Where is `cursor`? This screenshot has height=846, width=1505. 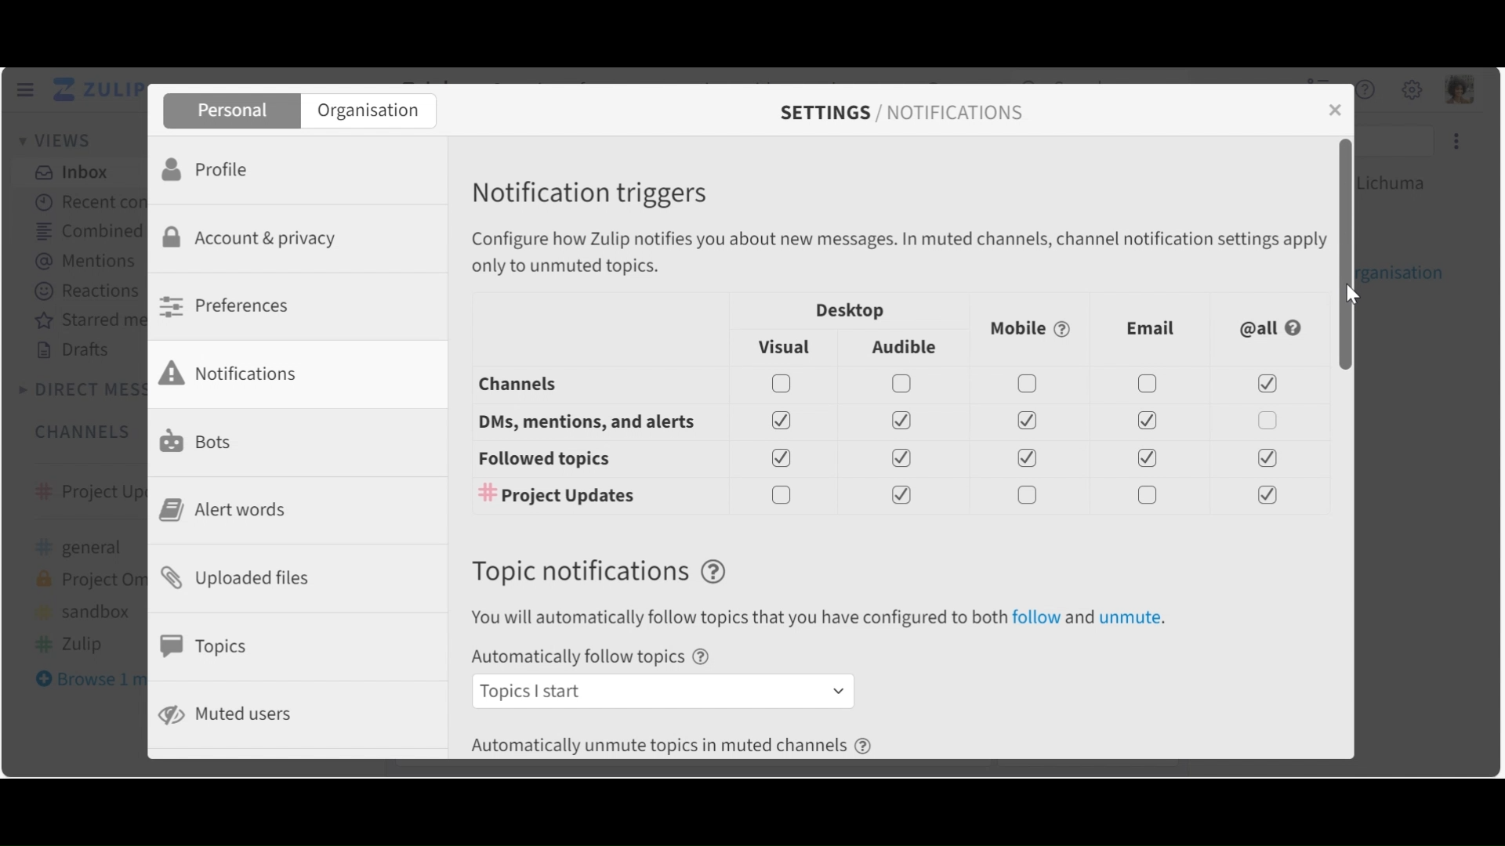 cursor is located at coordinates (1356, 293).